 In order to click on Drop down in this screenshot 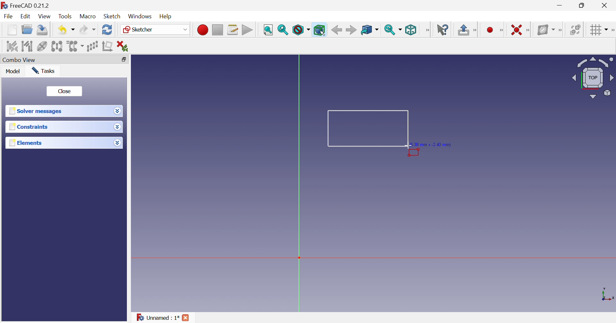, I will do `click(118, 111)`.